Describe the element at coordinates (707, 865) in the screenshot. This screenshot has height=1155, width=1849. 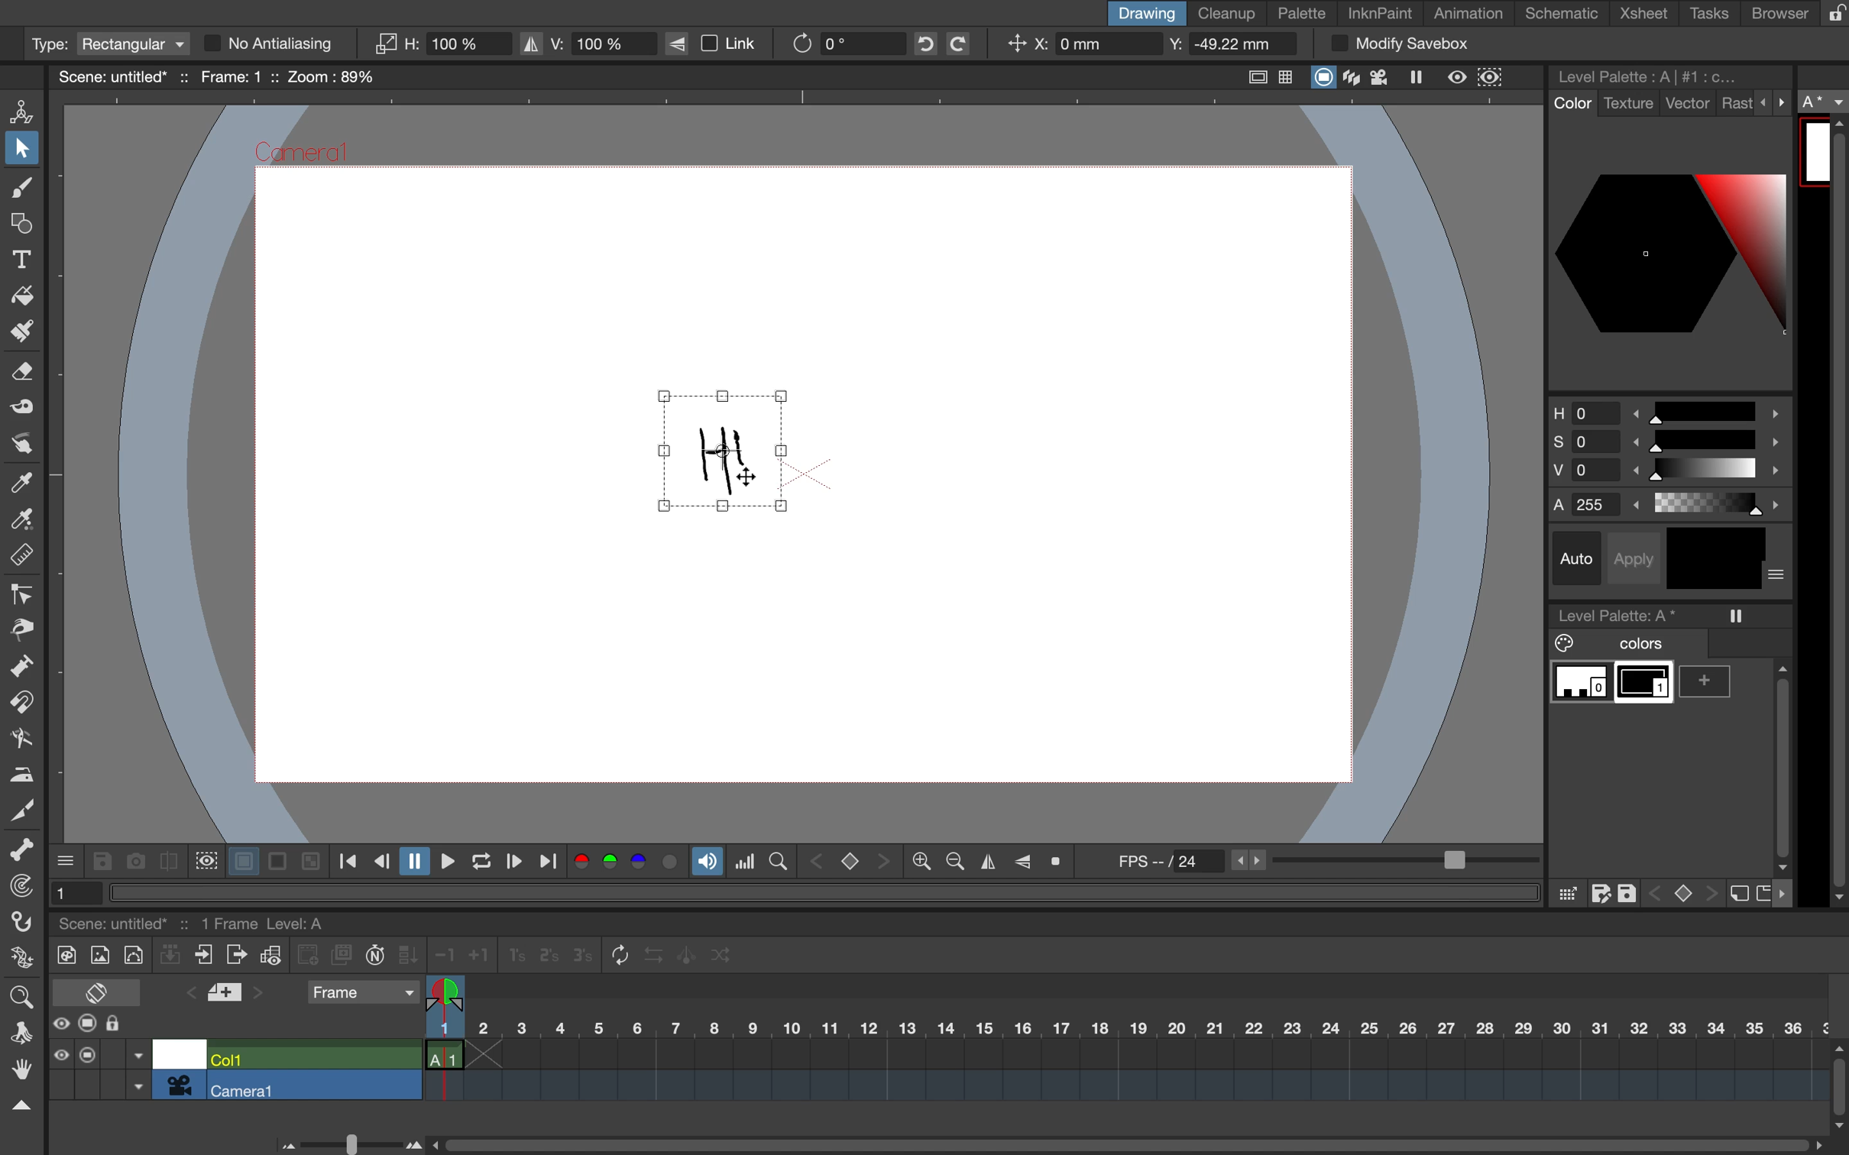
I see `soundtrack` at that location.